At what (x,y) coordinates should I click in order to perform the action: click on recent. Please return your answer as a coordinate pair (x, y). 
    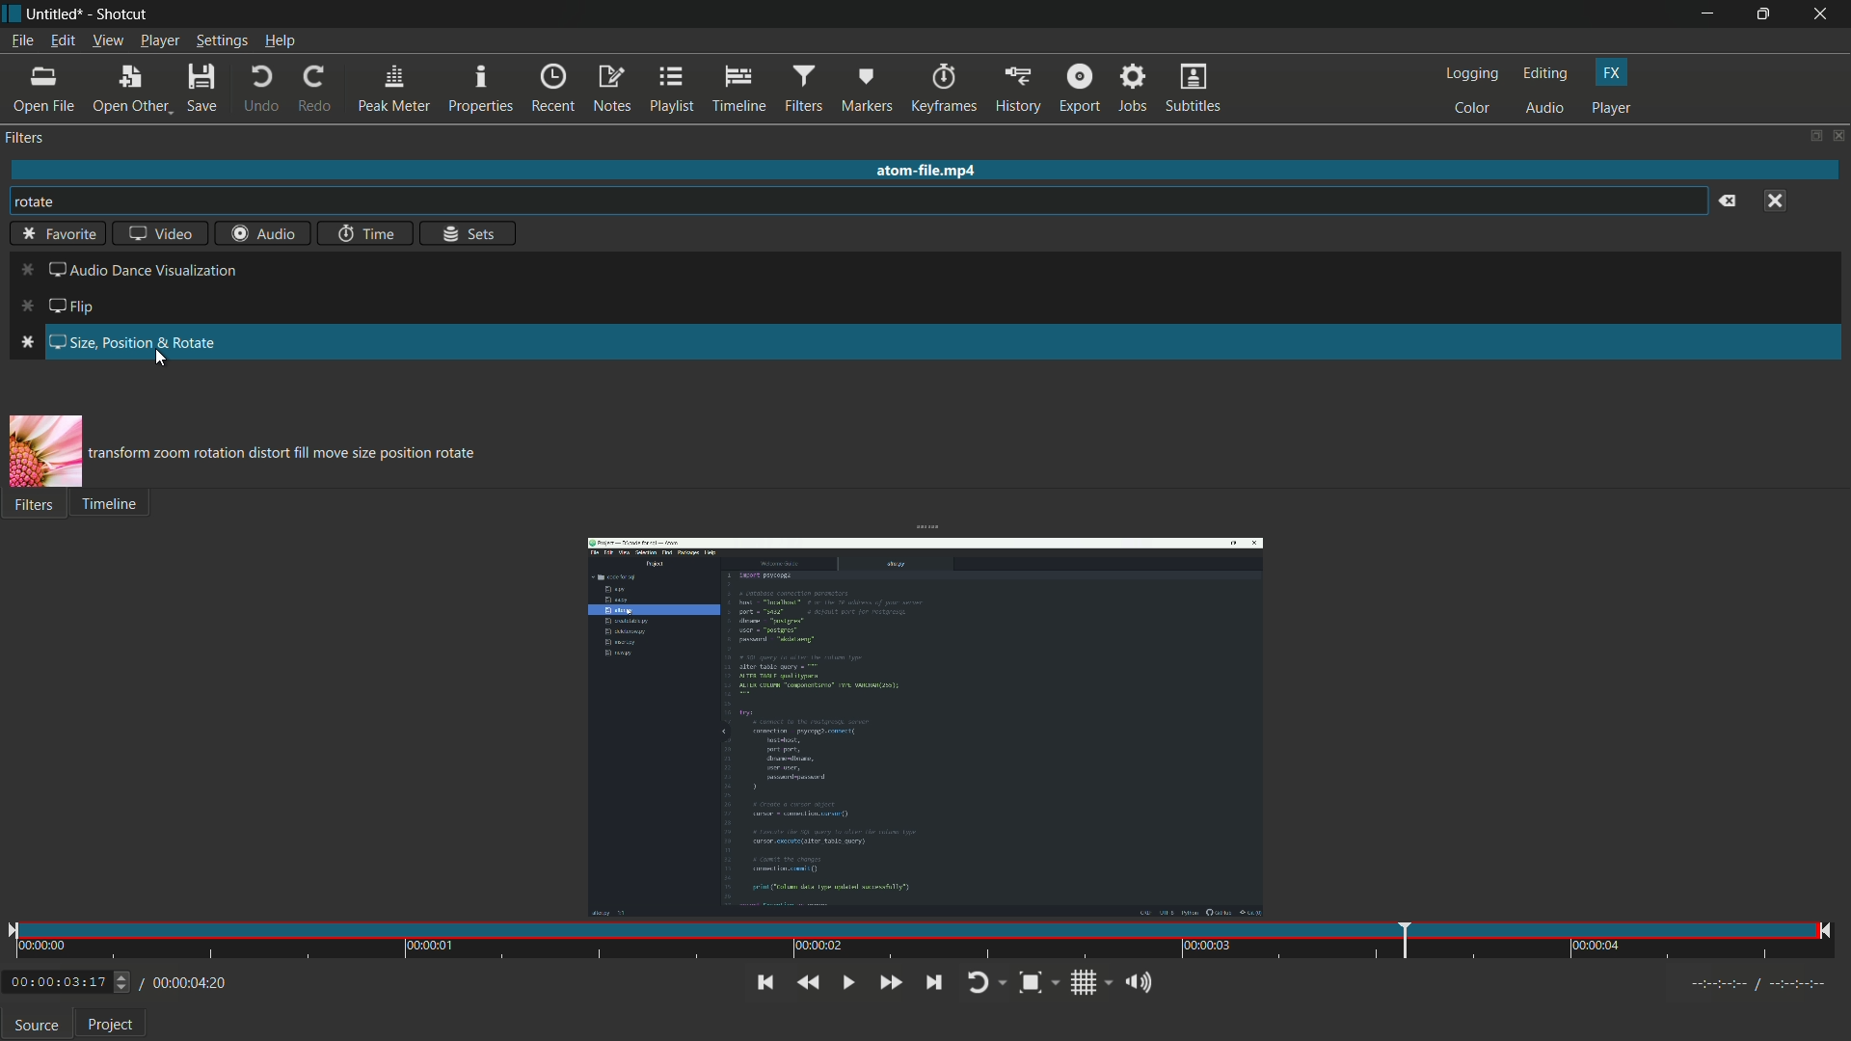
    Looking at the image, I should click on (552, 89).